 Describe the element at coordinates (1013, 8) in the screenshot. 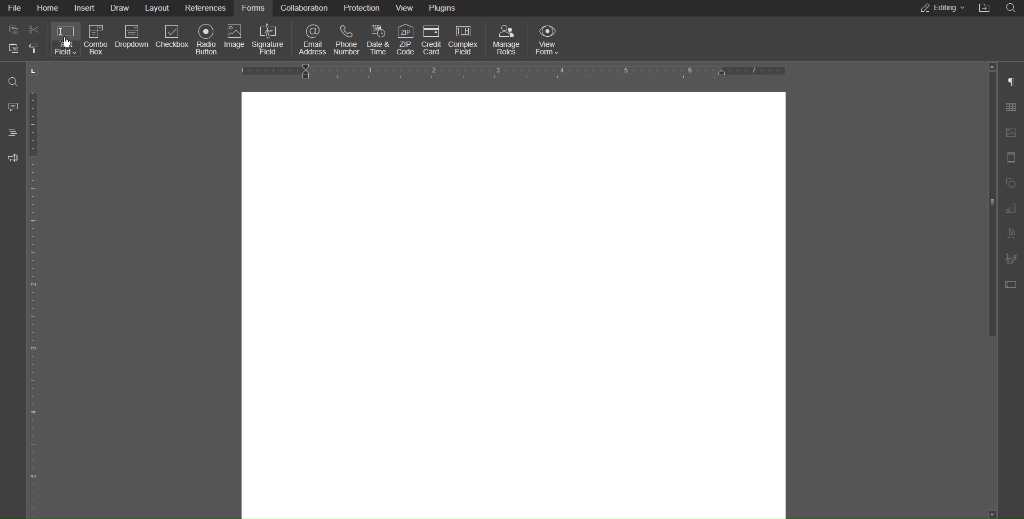

I see `Search` at that location.